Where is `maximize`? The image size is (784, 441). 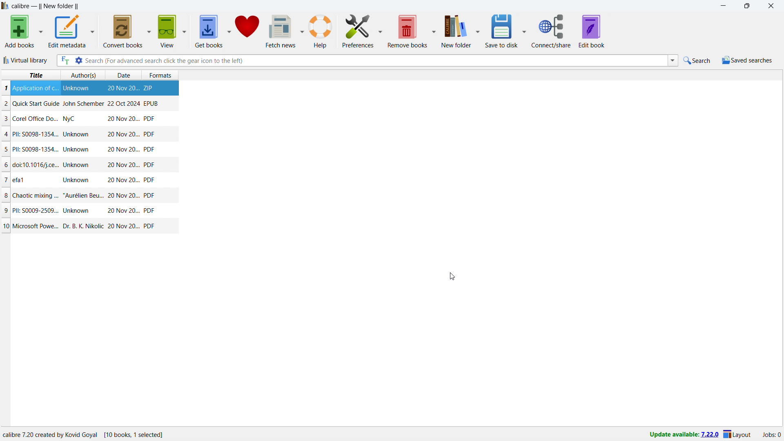
maximize is located at coordinates (747, 6).